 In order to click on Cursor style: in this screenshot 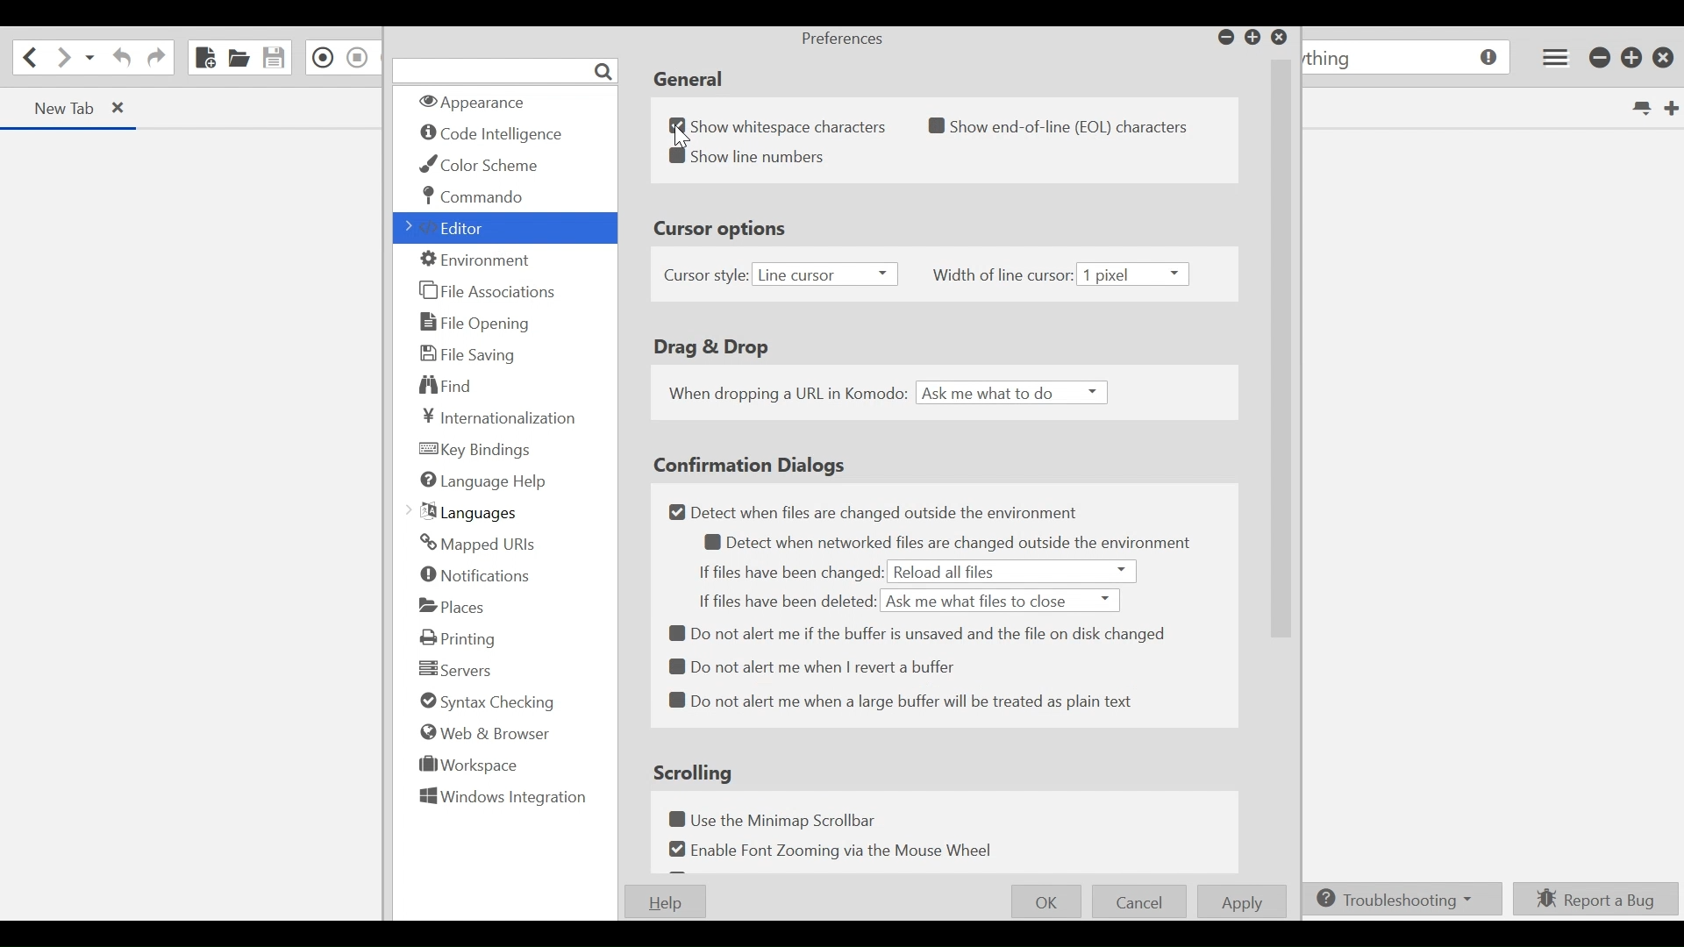, I will do `click(706, 275)`.